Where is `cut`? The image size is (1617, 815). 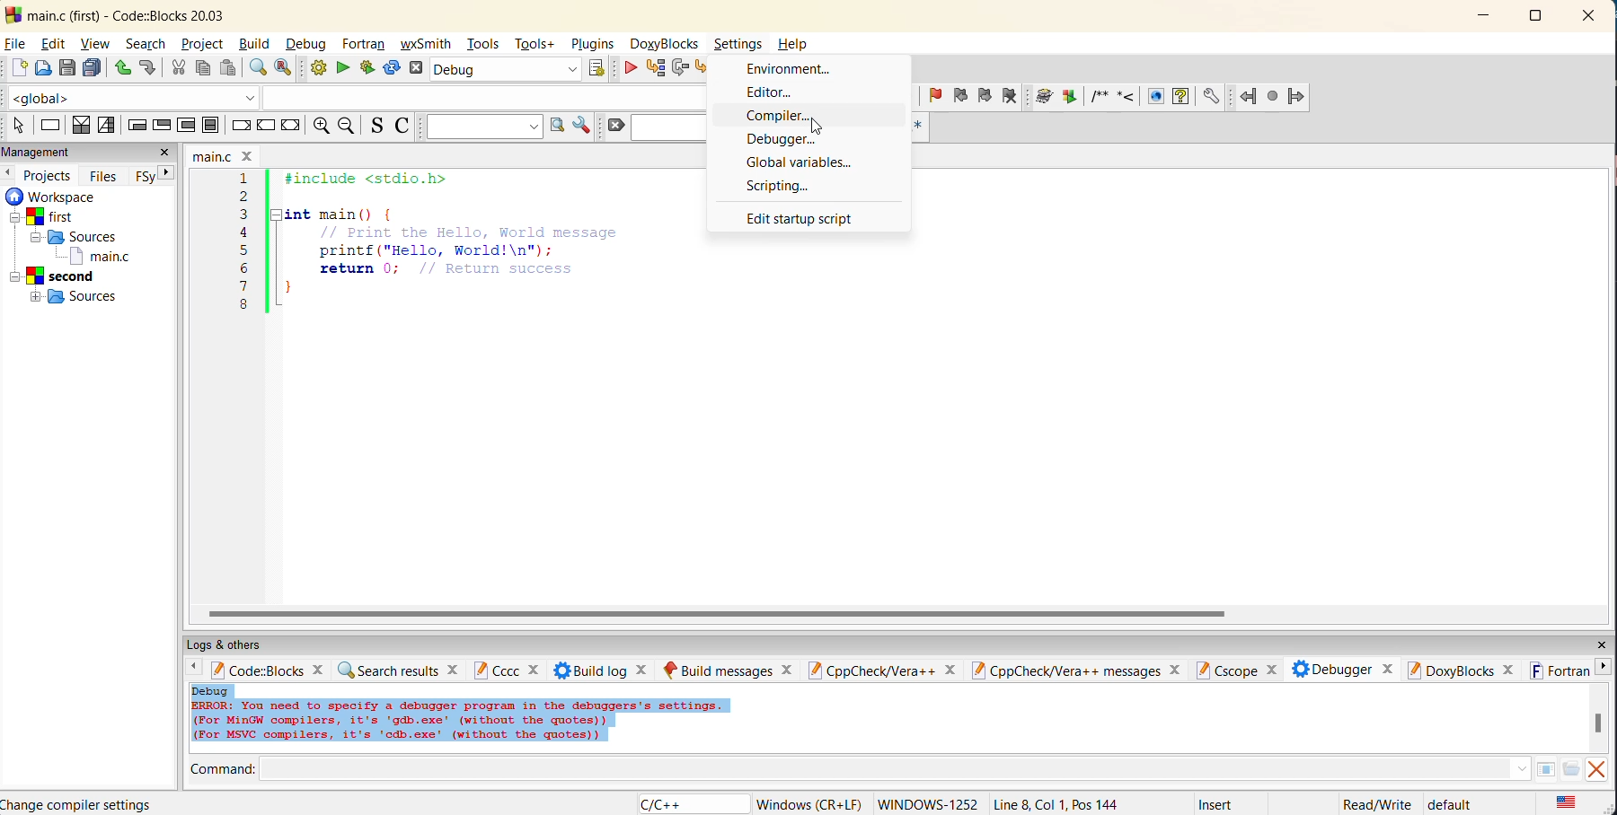
cut is located at coordinates (174, 69).